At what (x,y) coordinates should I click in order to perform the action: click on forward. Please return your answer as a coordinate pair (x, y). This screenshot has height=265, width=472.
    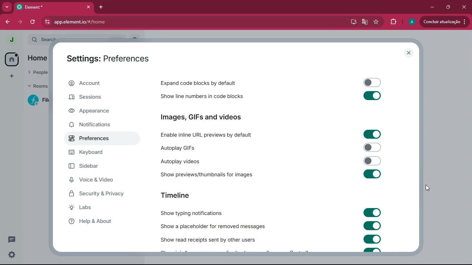
    Looking at the image, I should click on (7, 22).